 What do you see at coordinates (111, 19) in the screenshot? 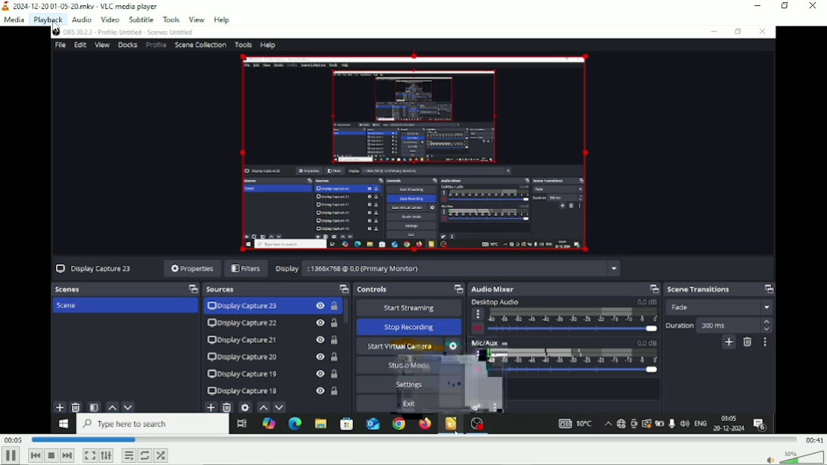
I see `Video` at bounding box center [111, 19].